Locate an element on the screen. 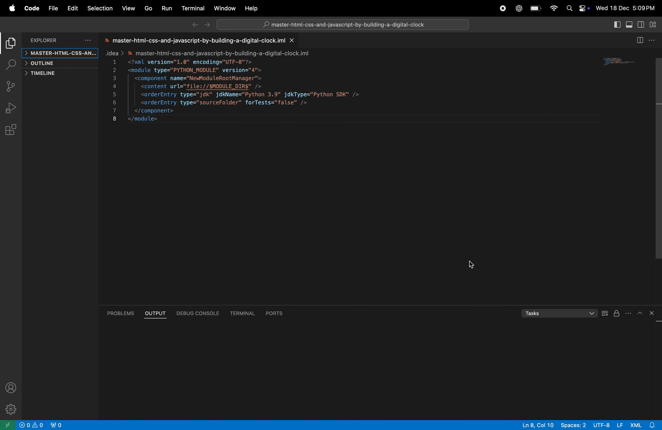 Image resolution: width=662 pixels, height=430 pixels. go is located at coordinates (147, 8).